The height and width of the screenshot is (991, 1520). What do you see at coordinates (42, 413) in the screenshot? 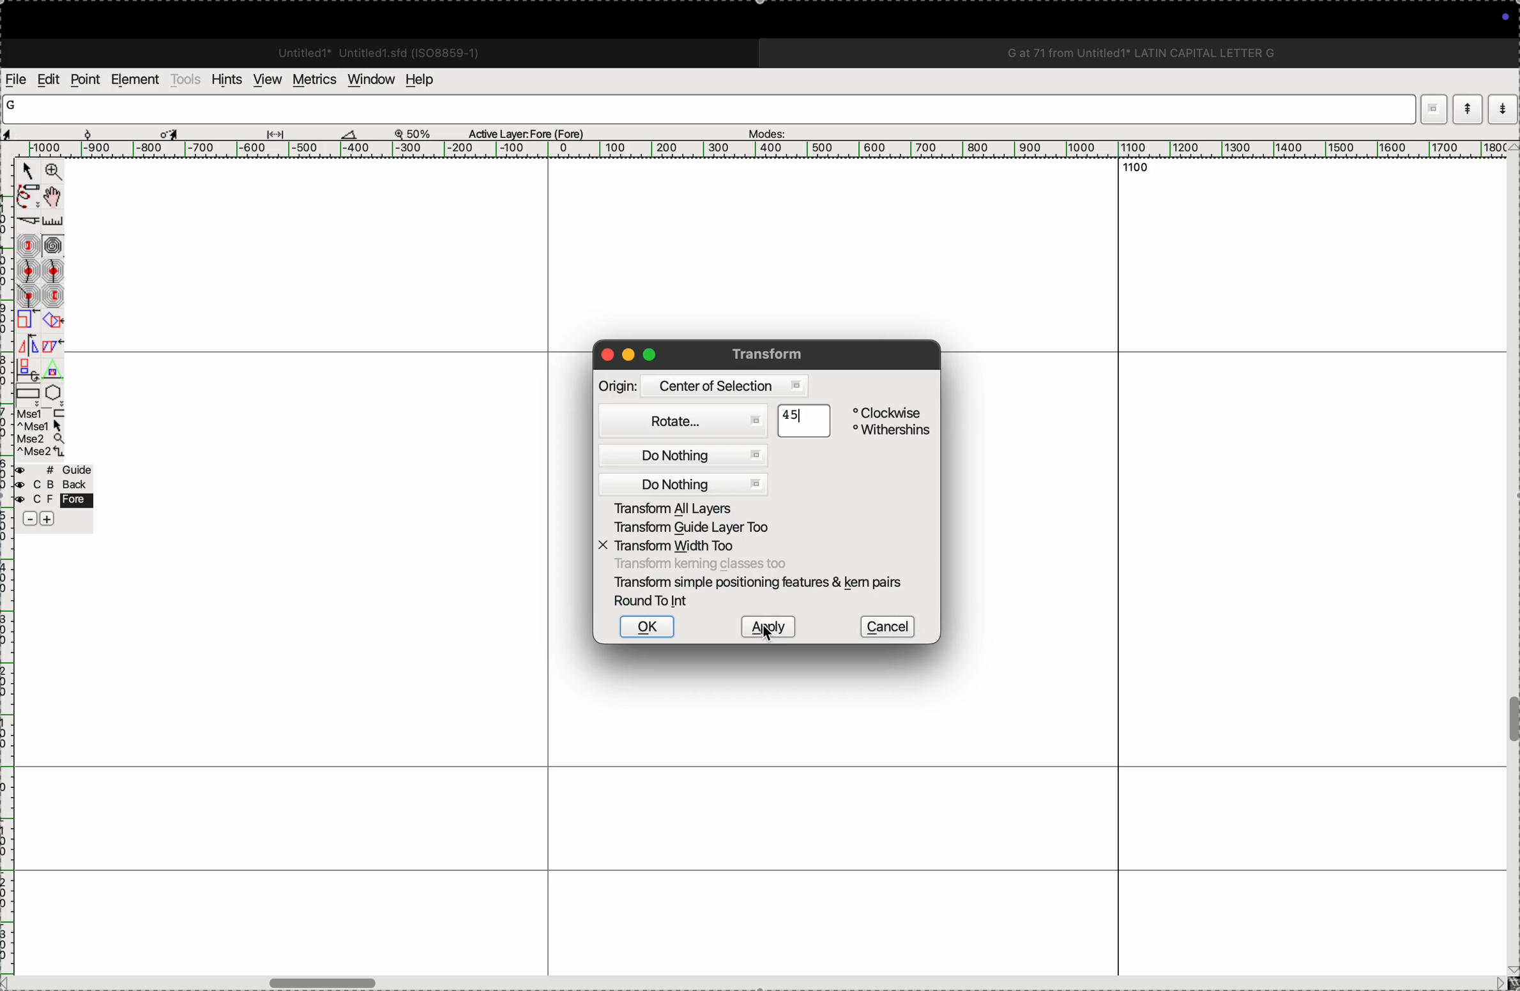
I see `left mouse button` at bounding box center [42, 413].